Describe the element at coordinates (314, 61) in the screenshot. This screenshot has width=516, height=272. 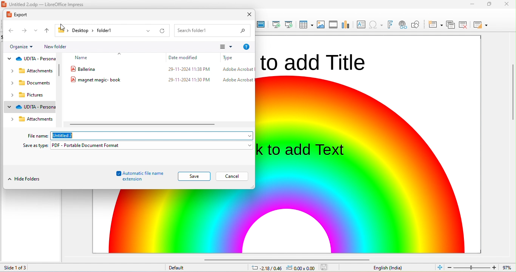
I see `click to add title` at that location.